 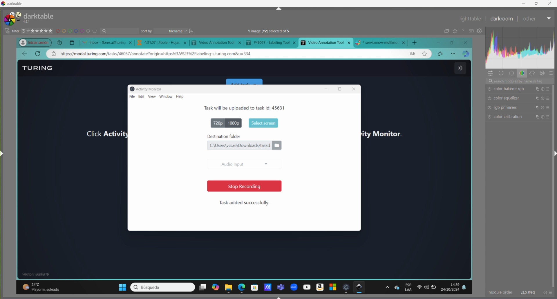 I want to click on text, so click(x=275, y=31).